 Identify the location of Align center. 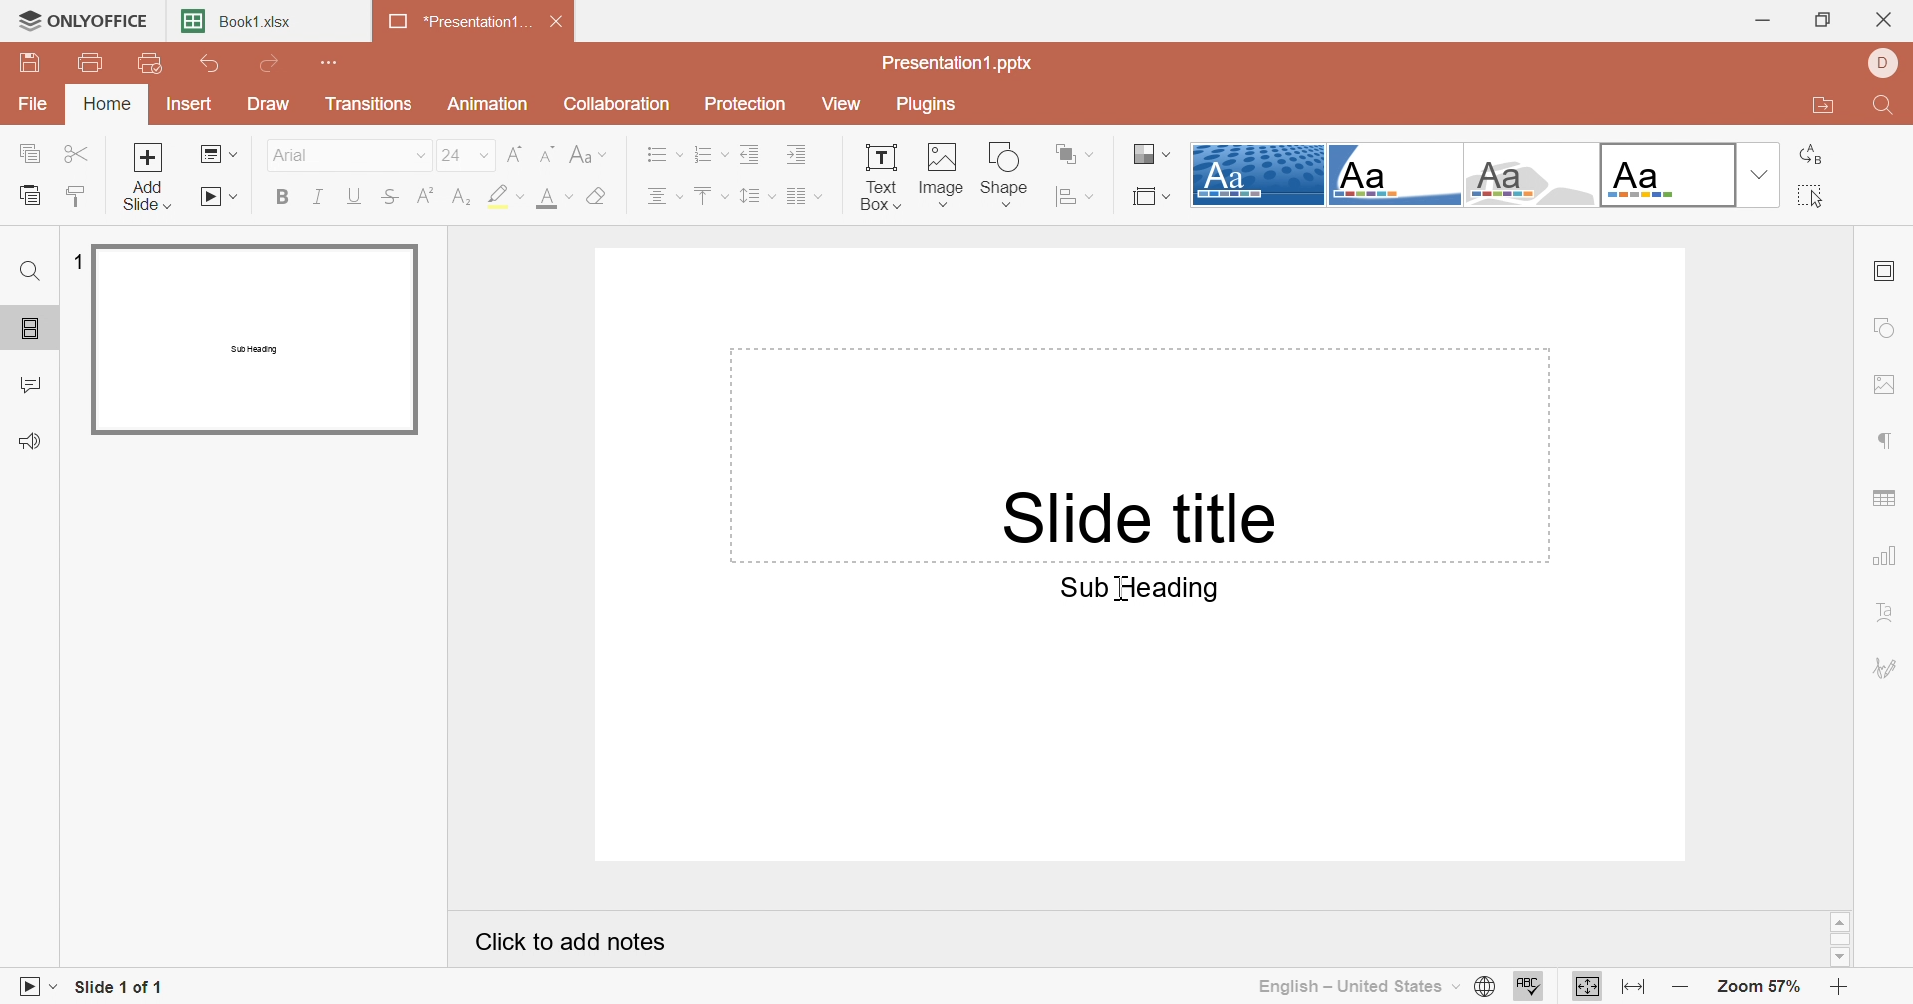
(667, 195).